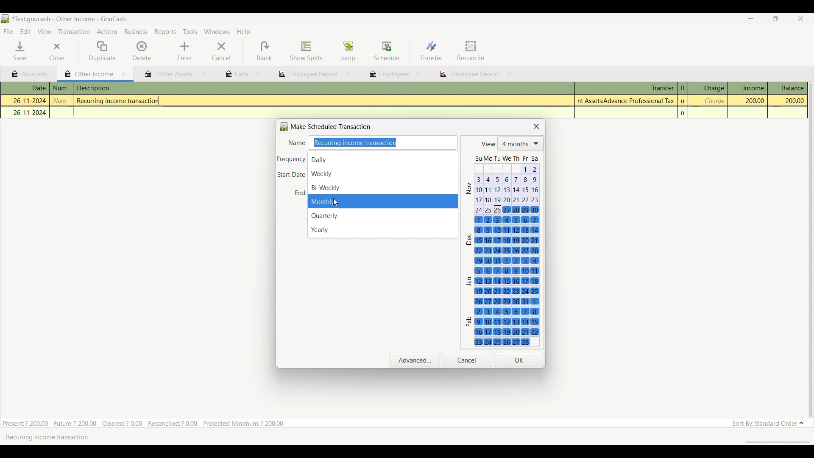 The image size is (814, 458). Describe the element at coordinates (244, 32) in the screenshot. I see `Help menu` at that location.